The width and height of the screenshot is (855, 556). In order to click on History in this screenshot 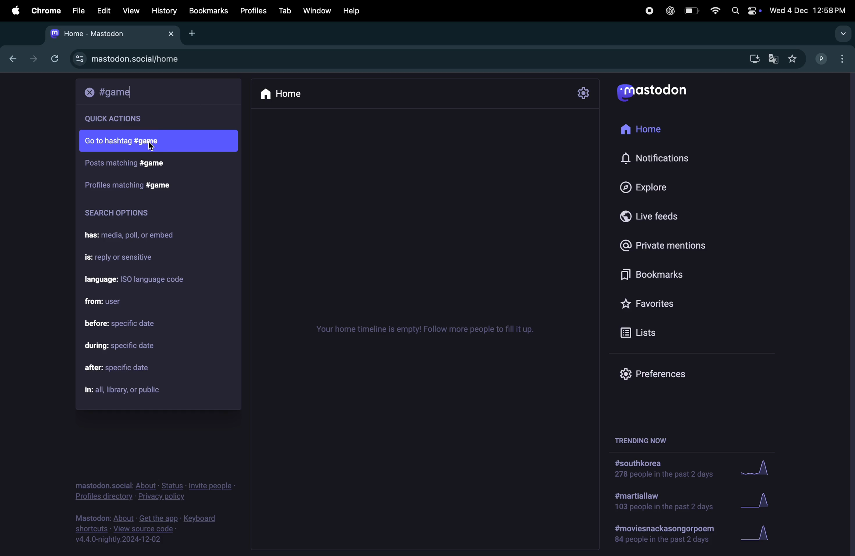, I will do `click(164, 10)`.